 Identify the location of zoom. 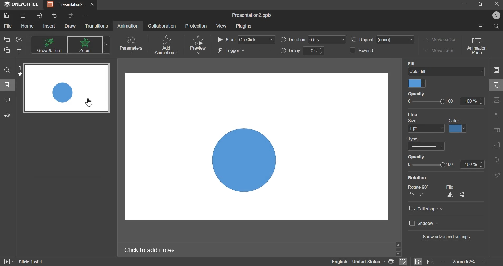
(463, 262).